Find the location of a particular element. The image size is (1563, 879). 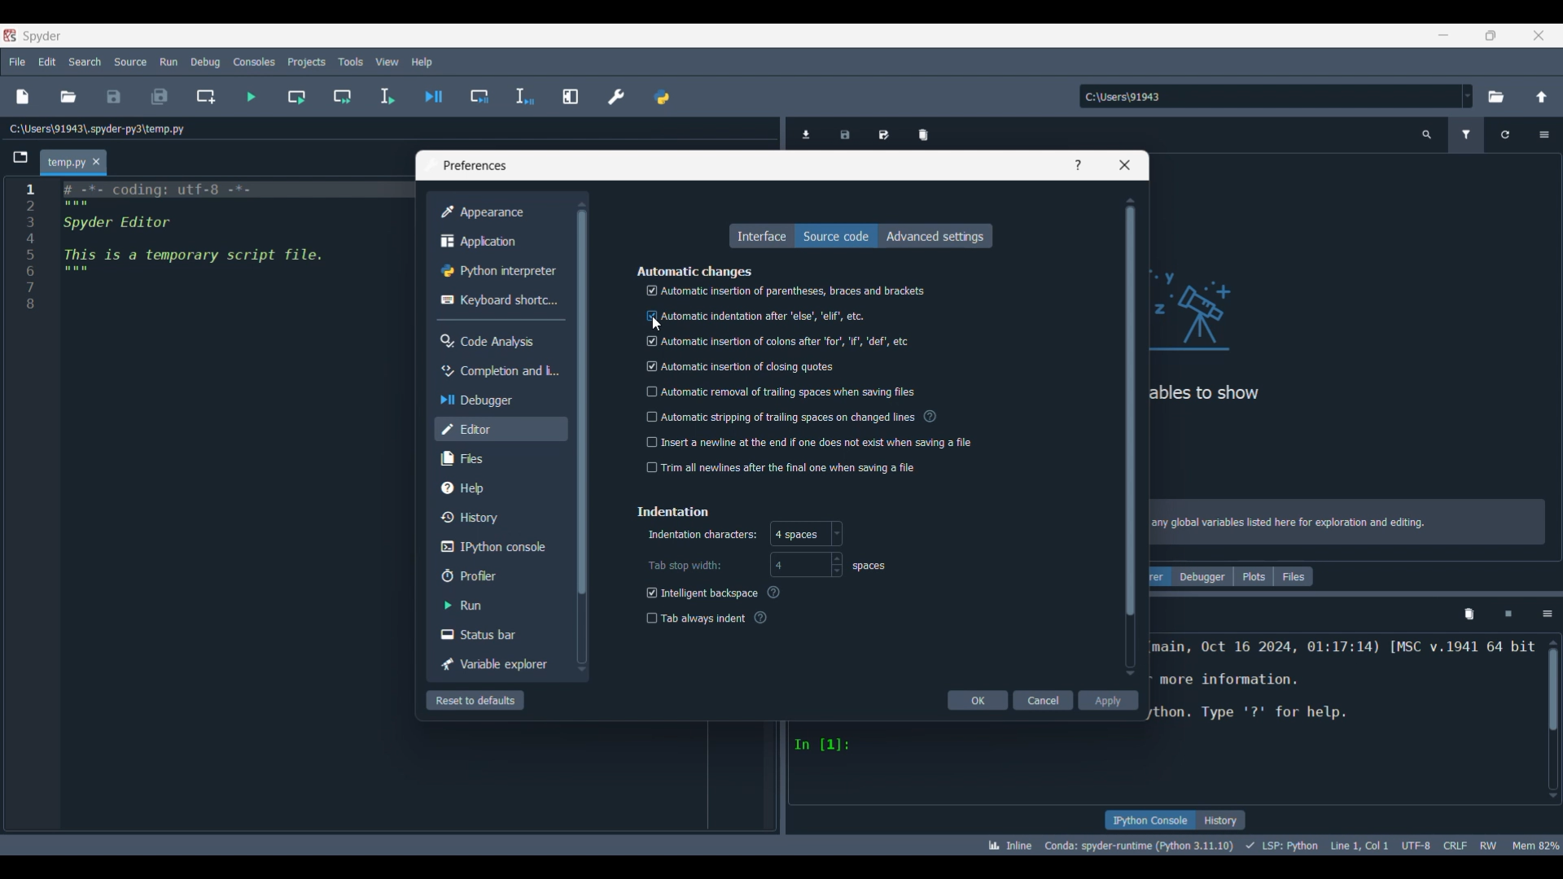

File location is located at coordinates (98, 129).